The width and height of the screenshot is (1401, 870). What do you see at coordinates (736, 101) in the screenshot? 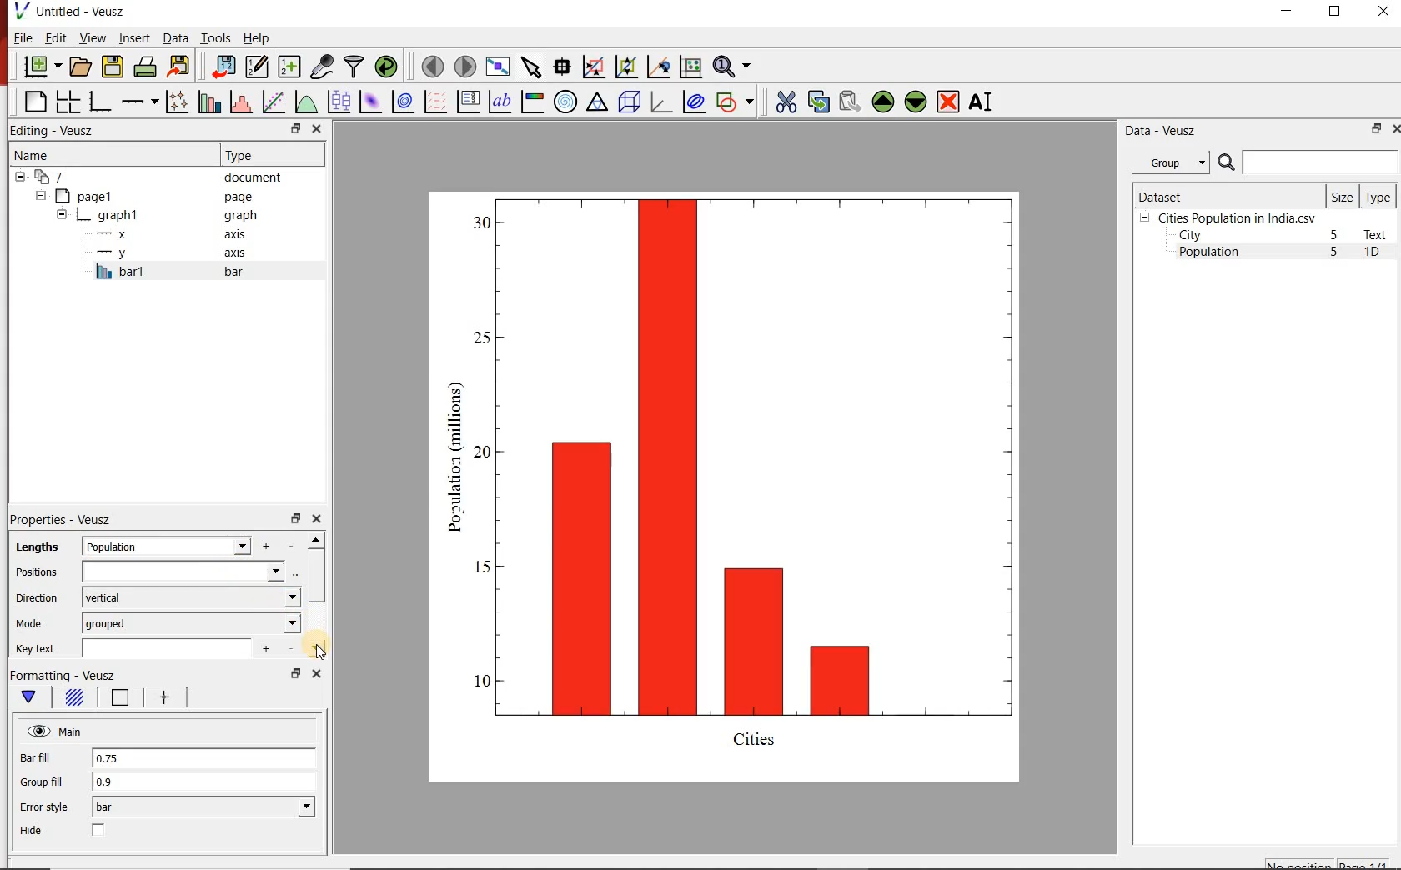
I see `add a shape to the plot` at bounding box center [736, 101].